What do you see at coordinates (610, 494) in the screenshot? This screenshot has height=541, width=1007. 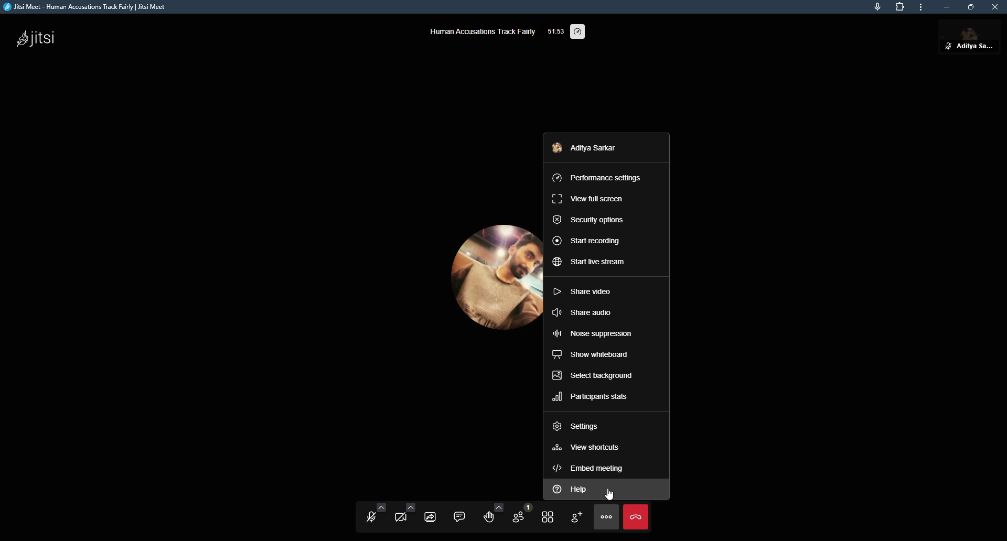 I see `cursor` at bounding box center [610, 494].